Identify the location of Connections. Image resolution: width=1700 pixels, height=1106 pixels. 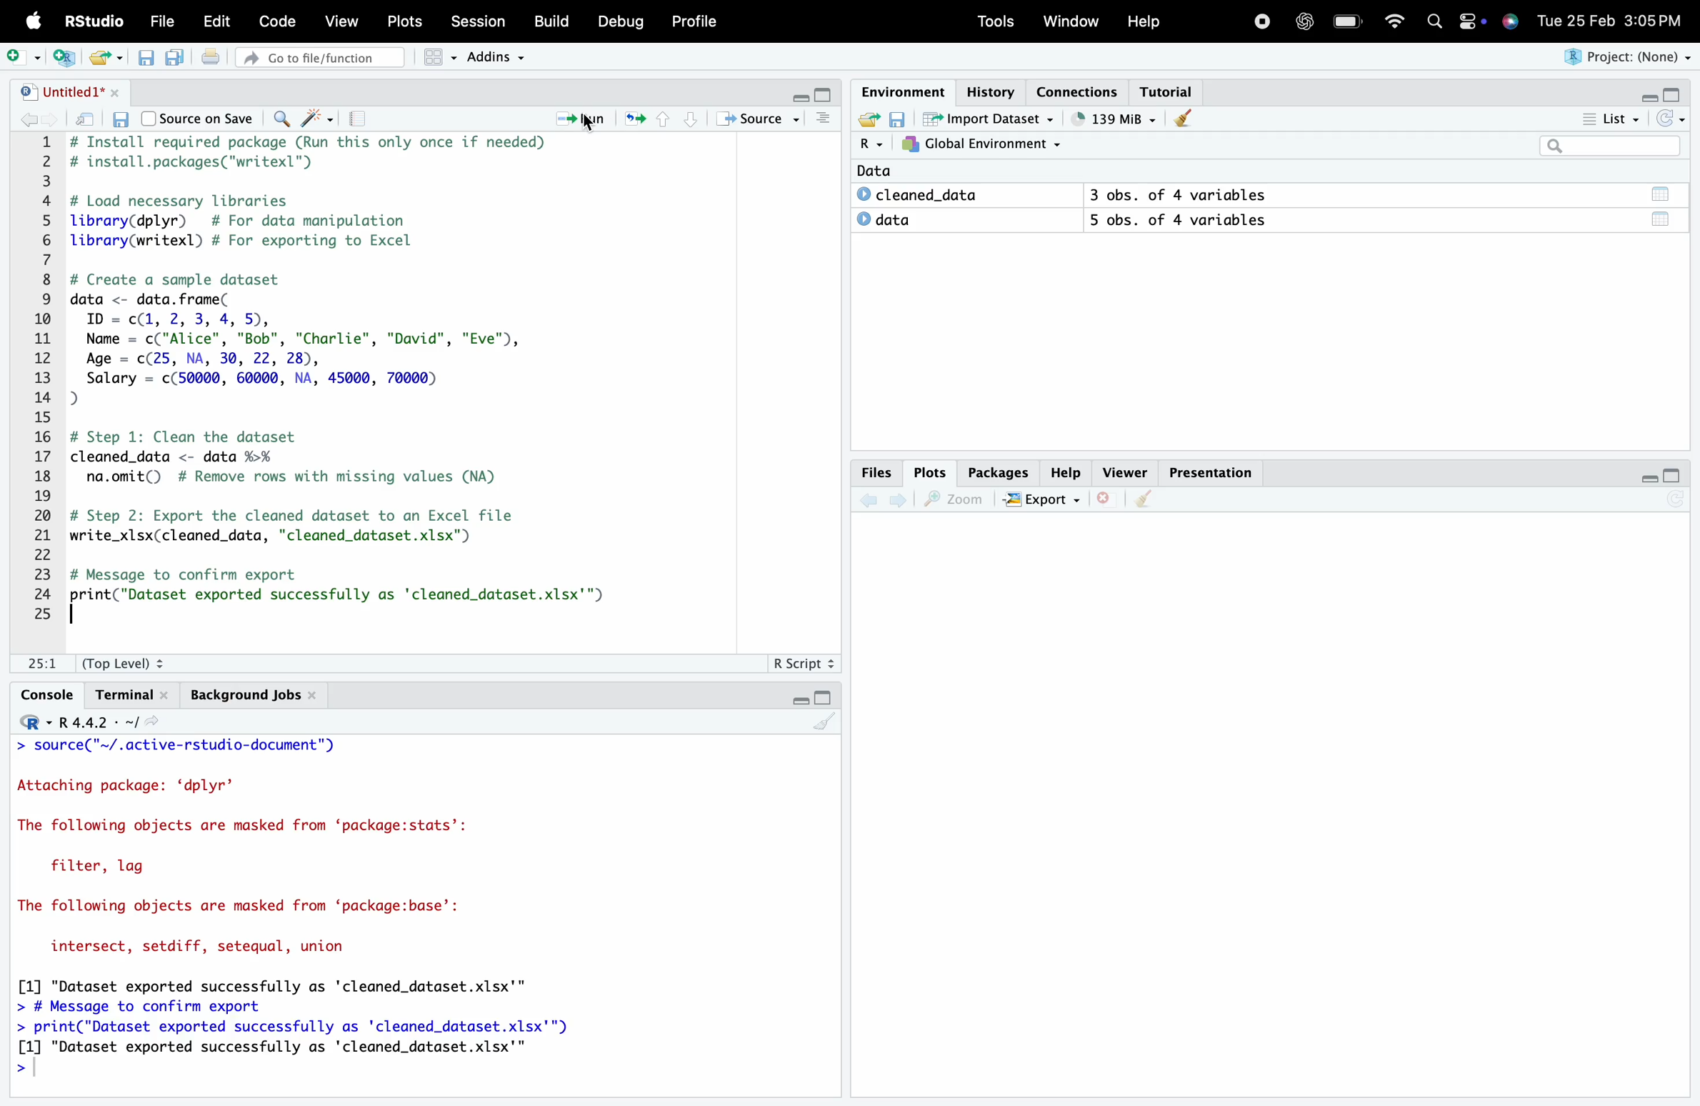
(1081, 91).